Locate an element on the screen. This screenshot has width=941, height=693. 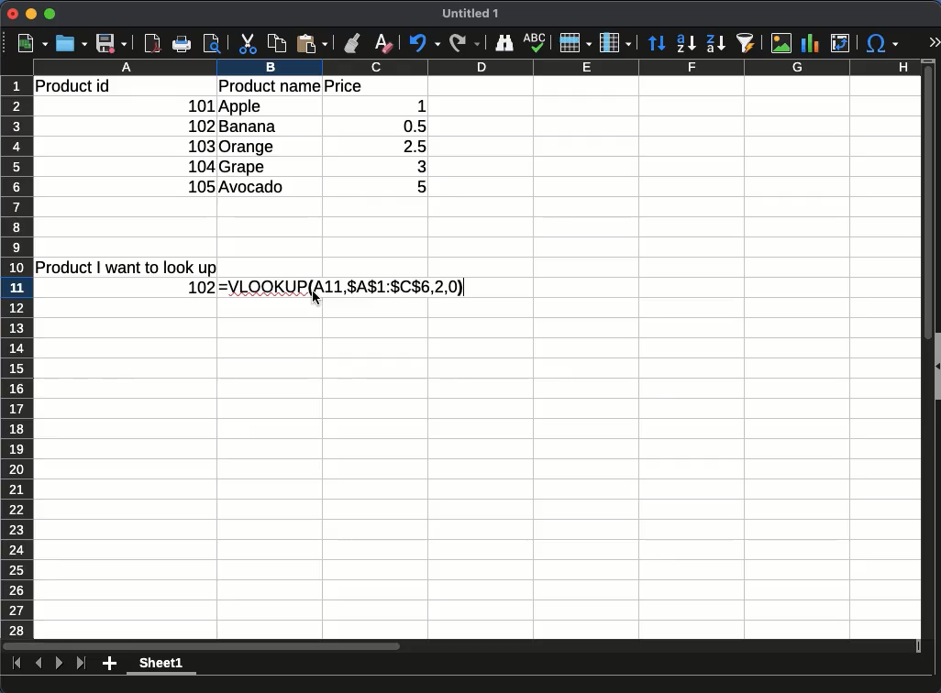
first sheet is located at coordinates (17, 664).